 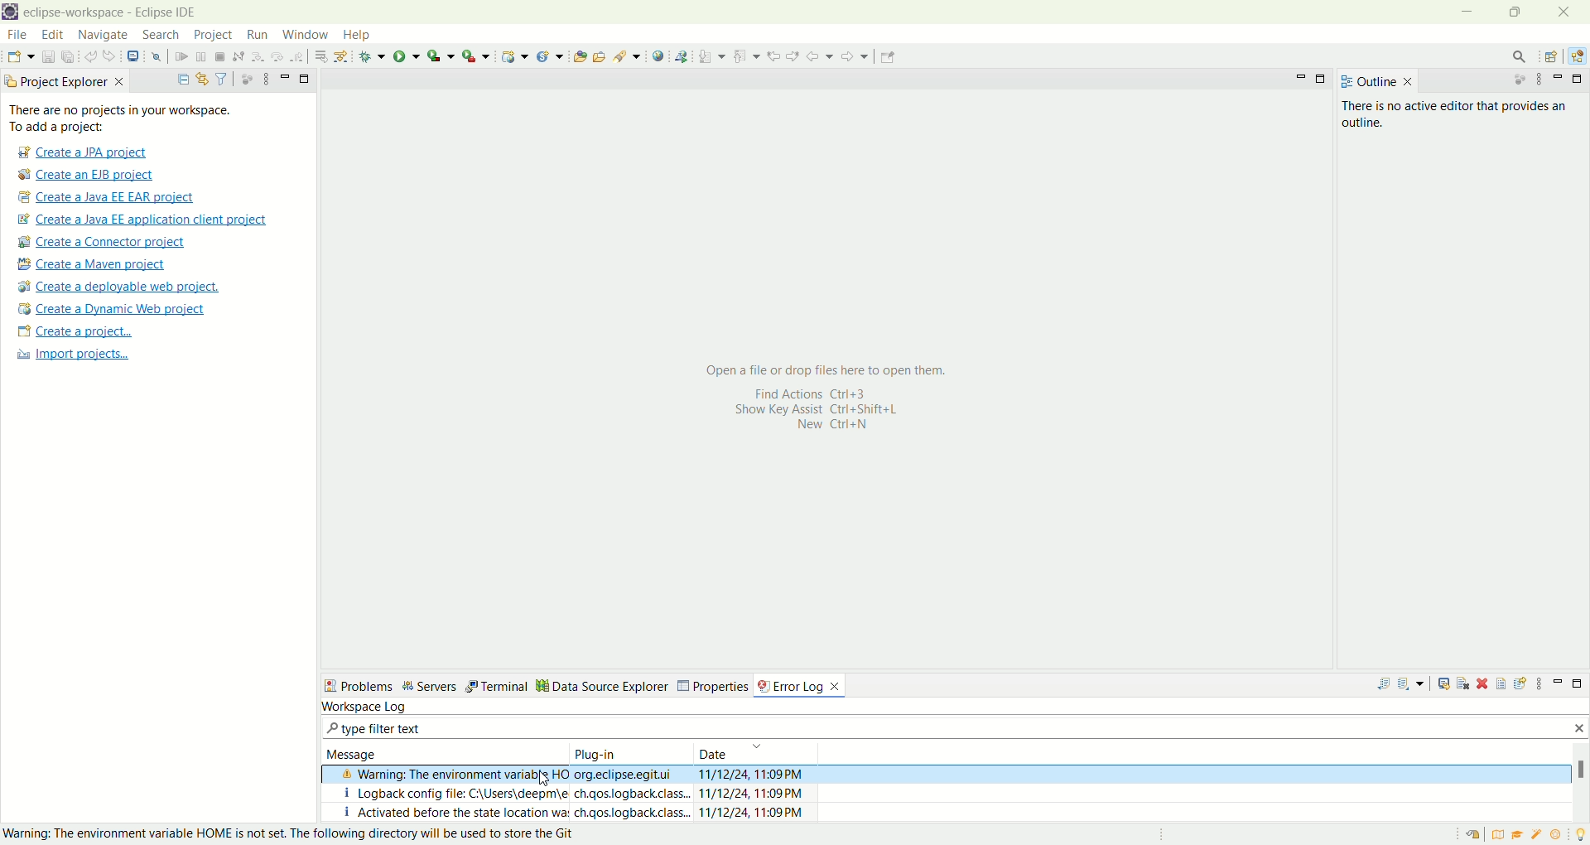 I want to click on new, so click(x=19, y=57).